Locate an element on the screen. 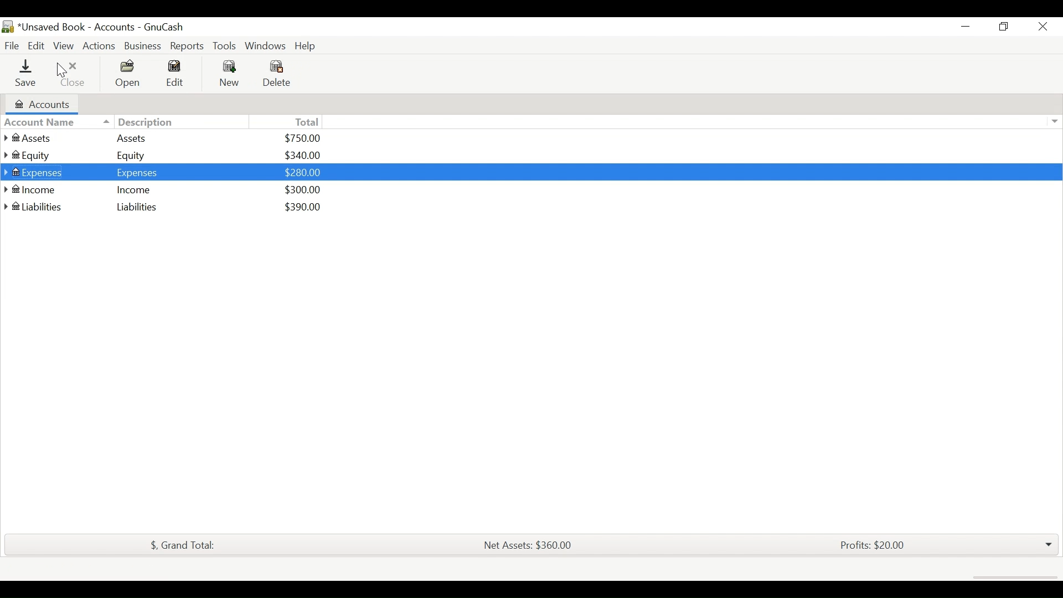 The image size is (1063, 598). Net Assets is located at coordinates (527, 545).